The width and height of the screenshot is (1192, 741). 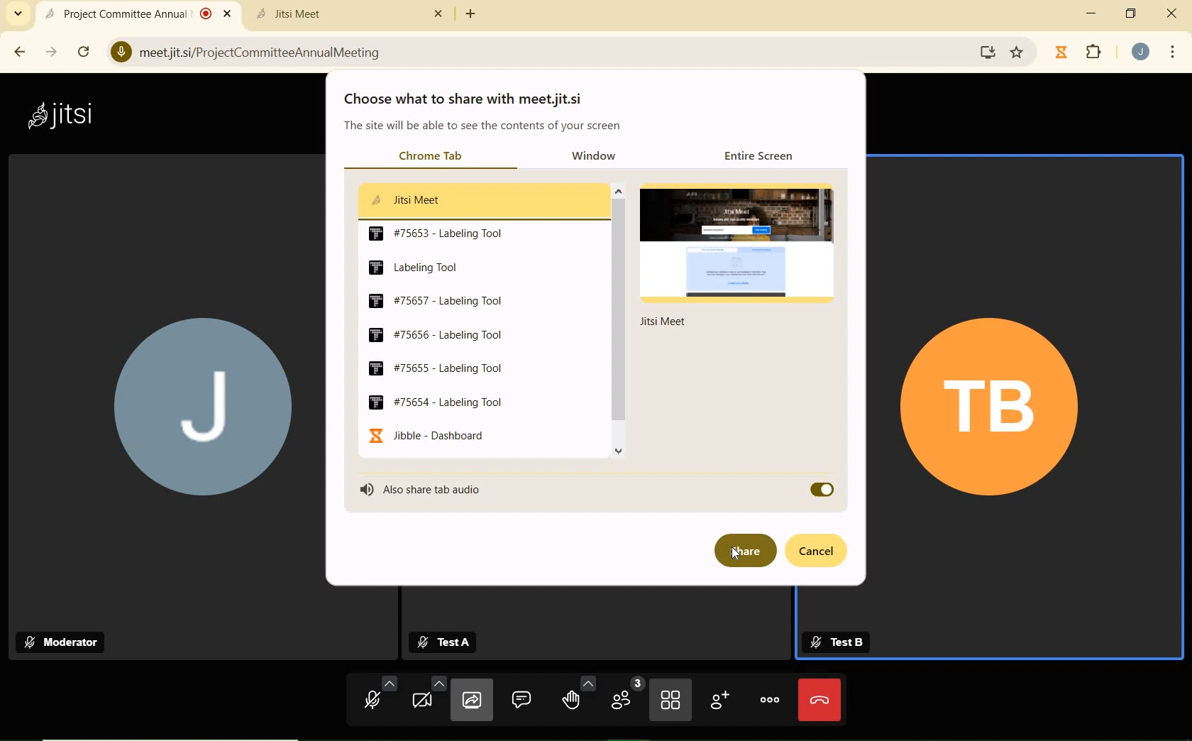 What do you see at coordinates (470, 702) in the screenshot?
I see `share screen` at bounding box center [470, 702].